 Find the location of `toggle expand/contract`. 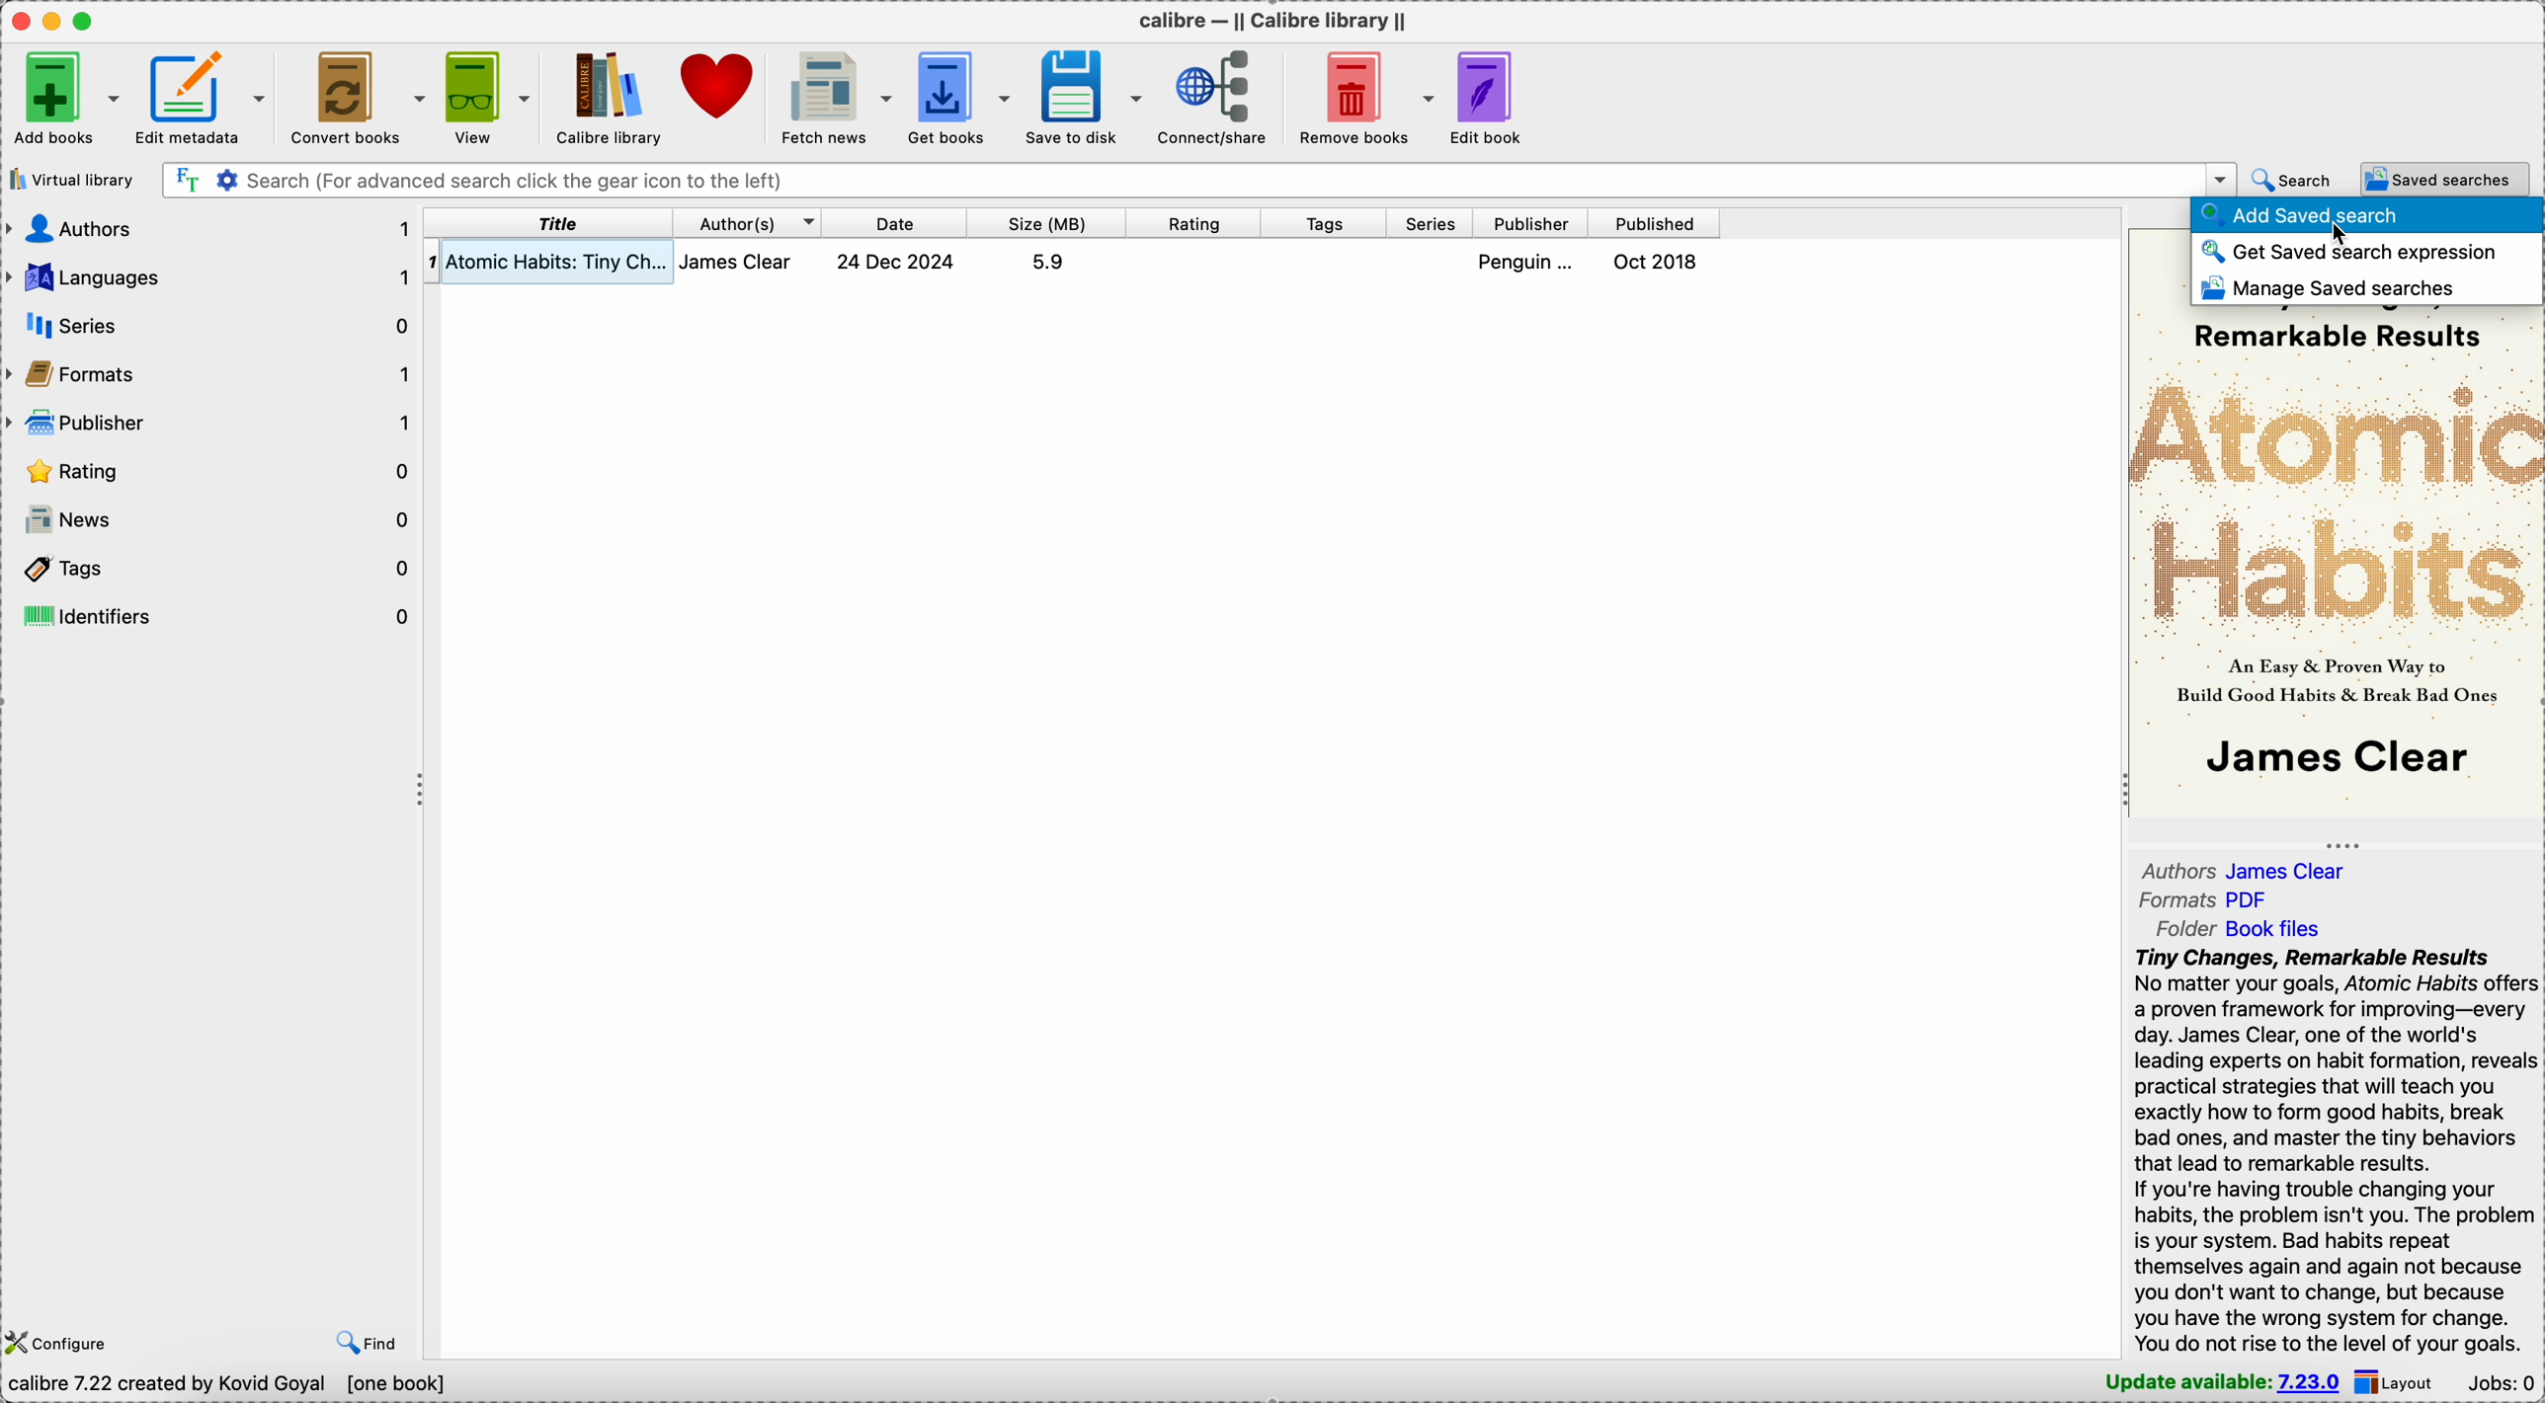

toggle expand/contract is located at coordinates (422, 791).